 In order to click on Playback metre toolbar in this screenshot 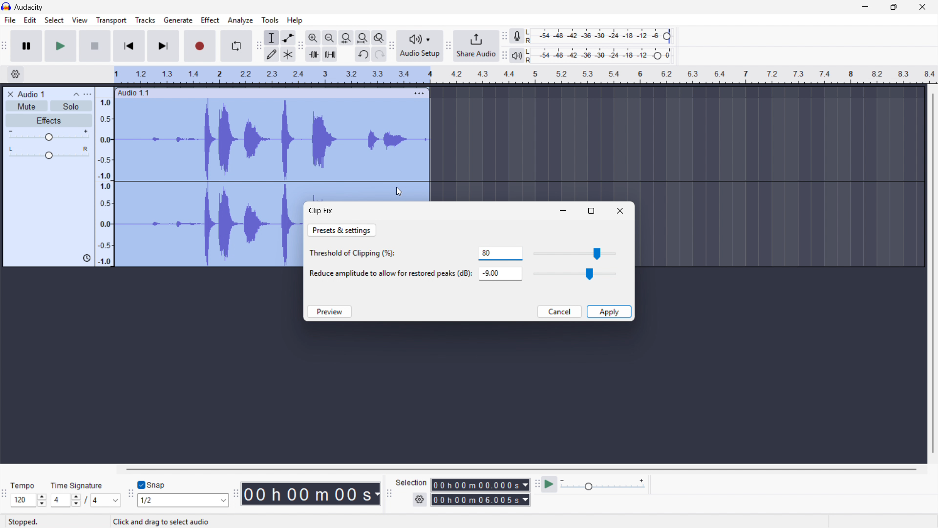, I will do `click(504, 55)`.